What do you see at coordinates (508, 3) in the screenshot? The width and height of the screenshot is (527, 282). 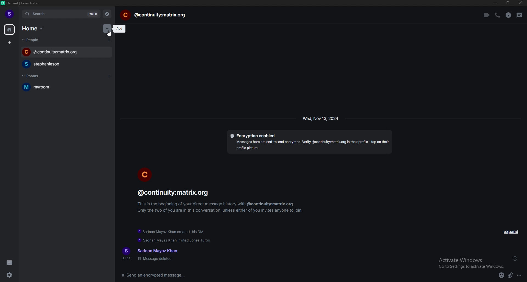 I see `resize` at bounding box center [508, 3].